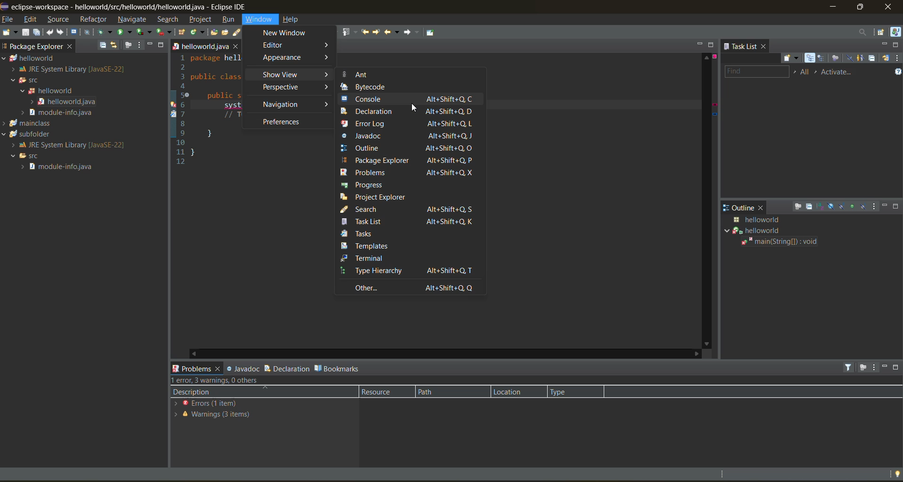 The image size is (903, 482). Describe the element at coordinates (880, 33) in the screenshot. I see `open perspective` at that location.